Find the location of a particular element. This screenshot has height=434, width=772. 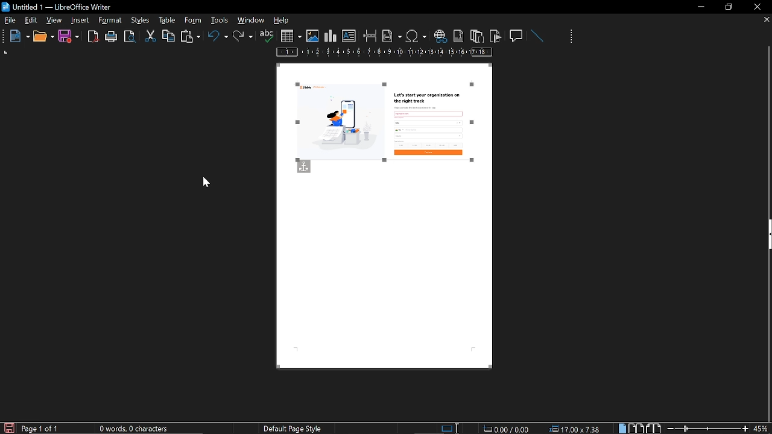

spelling is located at coordinates (267, 36).